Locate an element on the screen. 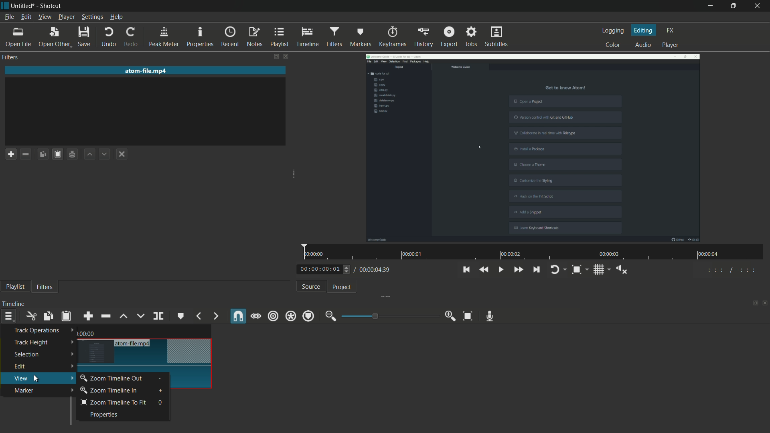  ripple is located at coordinates (273, 317).